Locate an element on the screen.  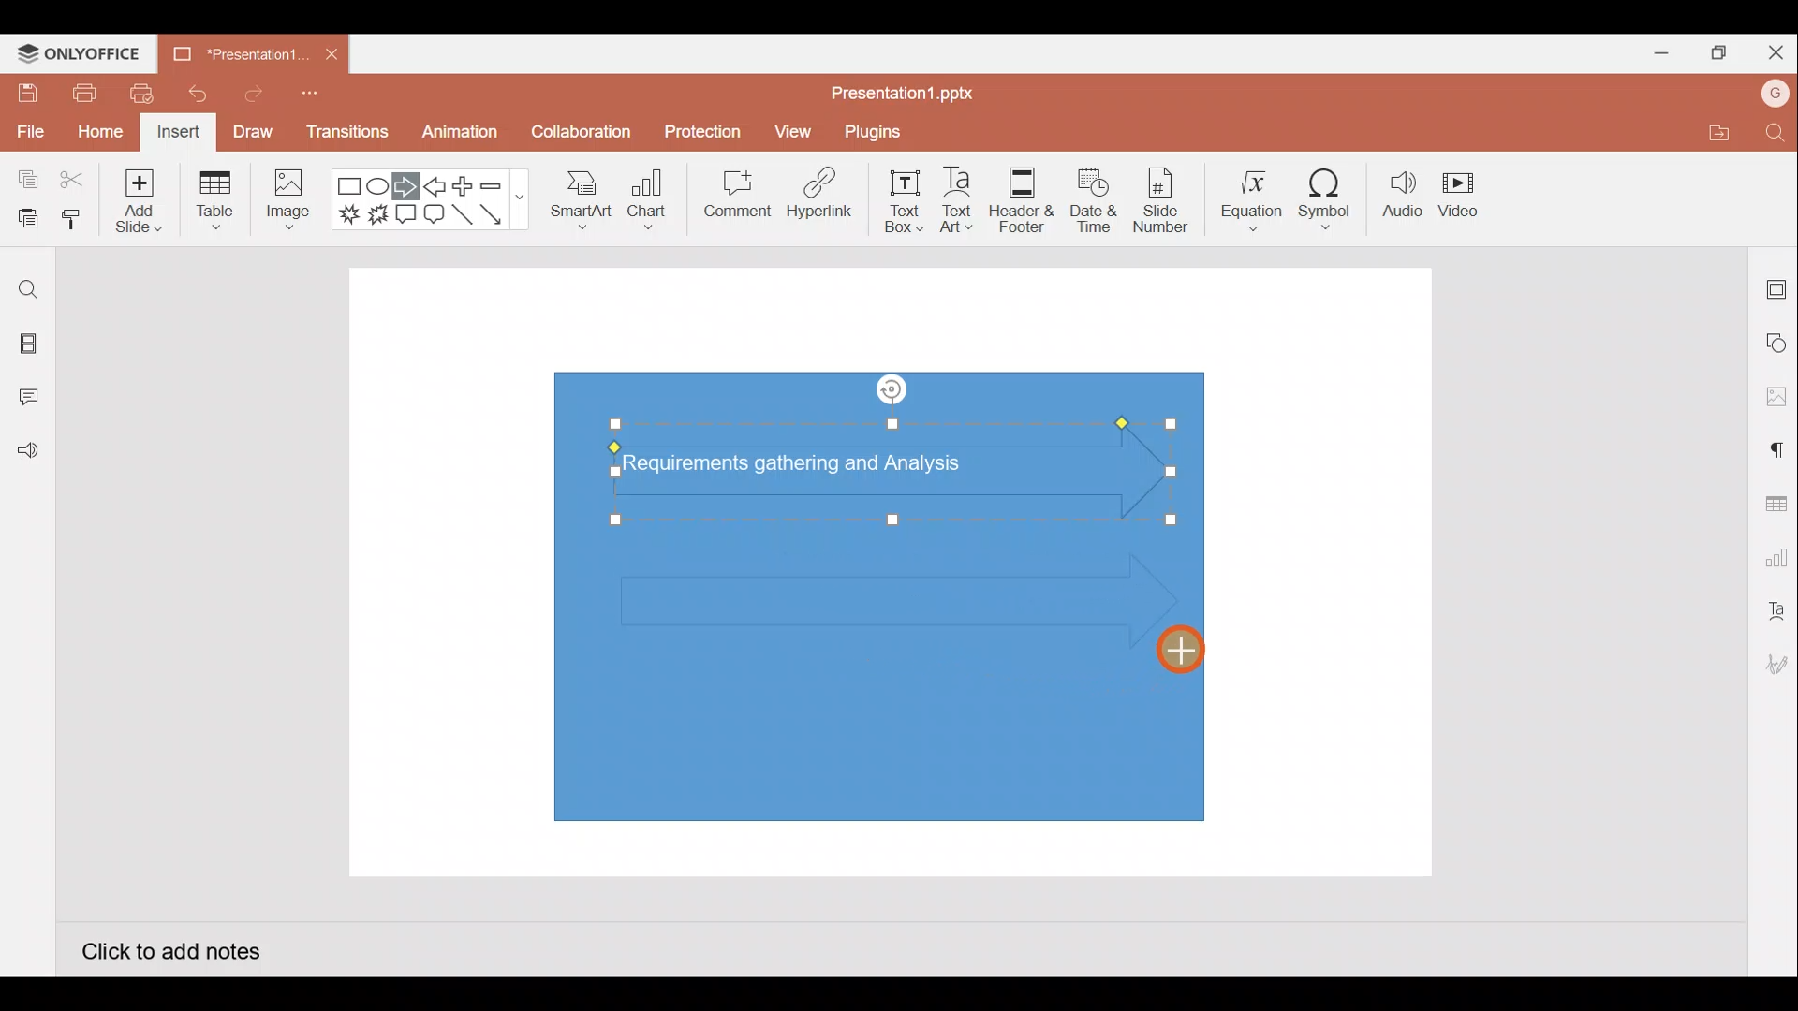
Date & time is located at coordinates (1094, 200).